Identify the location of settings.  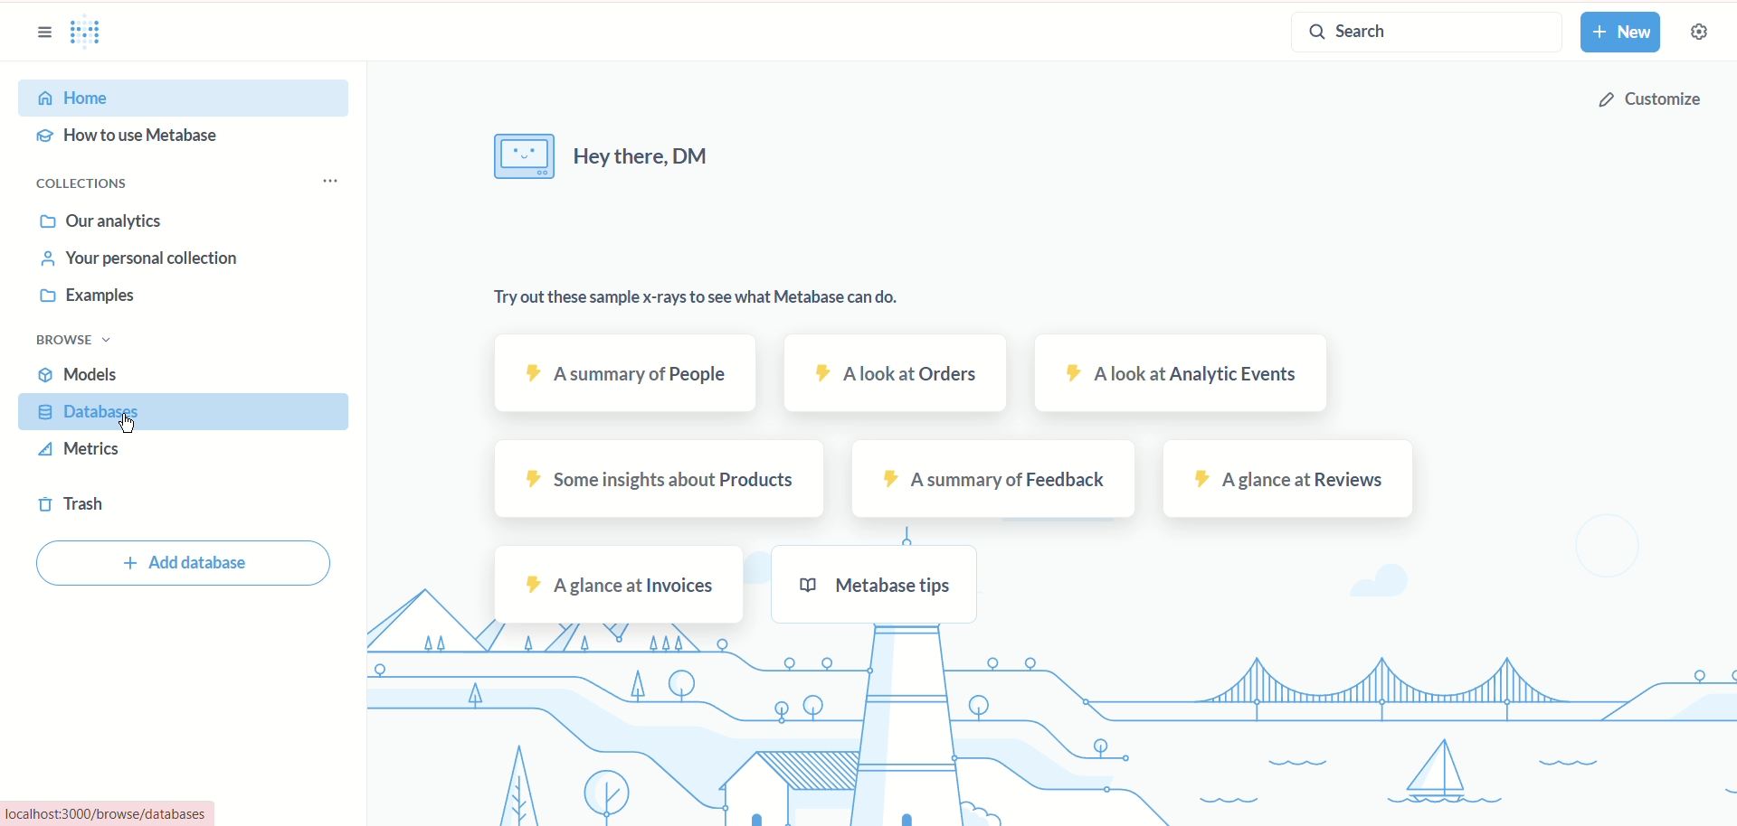
(1702, 33).